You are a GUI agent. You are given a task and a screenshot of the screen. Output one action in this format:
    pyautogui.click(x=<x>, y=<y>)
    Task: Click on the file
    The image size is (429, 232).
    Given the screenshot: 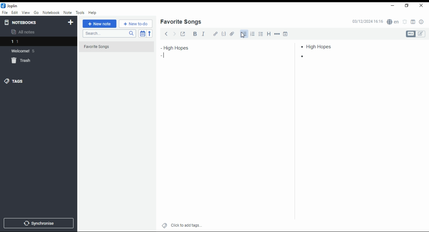 What is the action you would take?
    pyautogui.click(x=5, y=12)
    